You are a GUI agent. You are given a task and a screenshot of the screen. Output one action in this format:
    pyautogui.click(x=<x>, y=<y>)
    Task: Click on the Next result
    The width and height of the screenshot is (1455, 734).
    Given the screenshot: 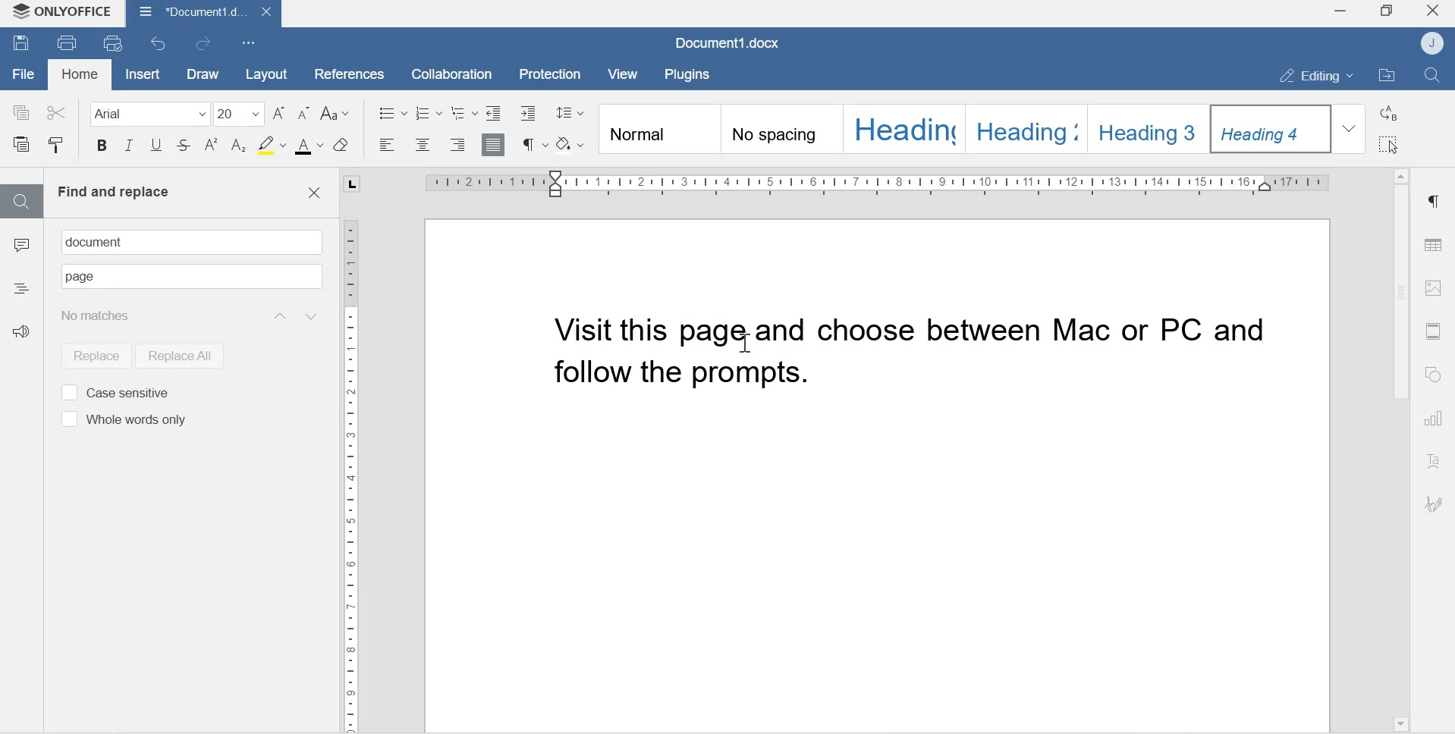 What is the action you would take?
    pyautogui.click(x=313, y=315)
    